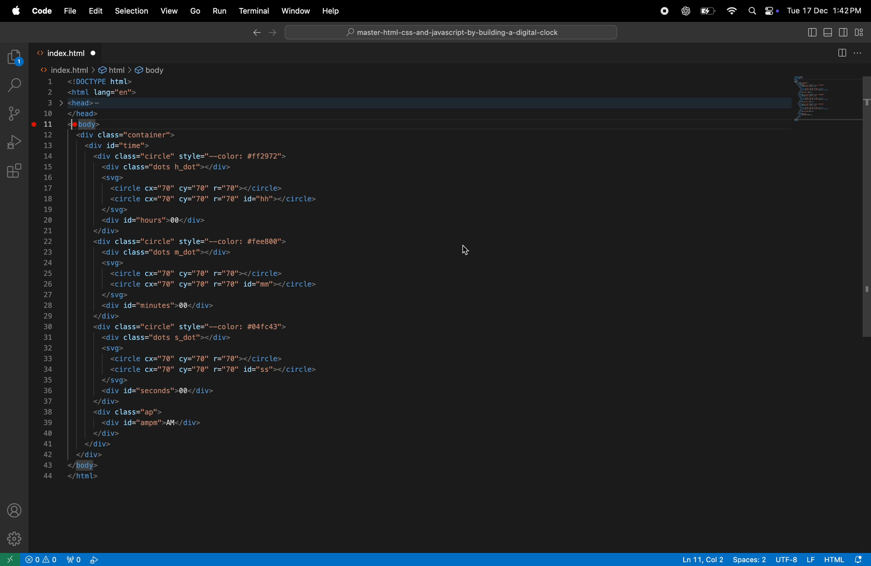 This screenshot has height=566, width=871. Describe the element at coordinates (42, 559) in the screenshot. I see `no problems` at that location.